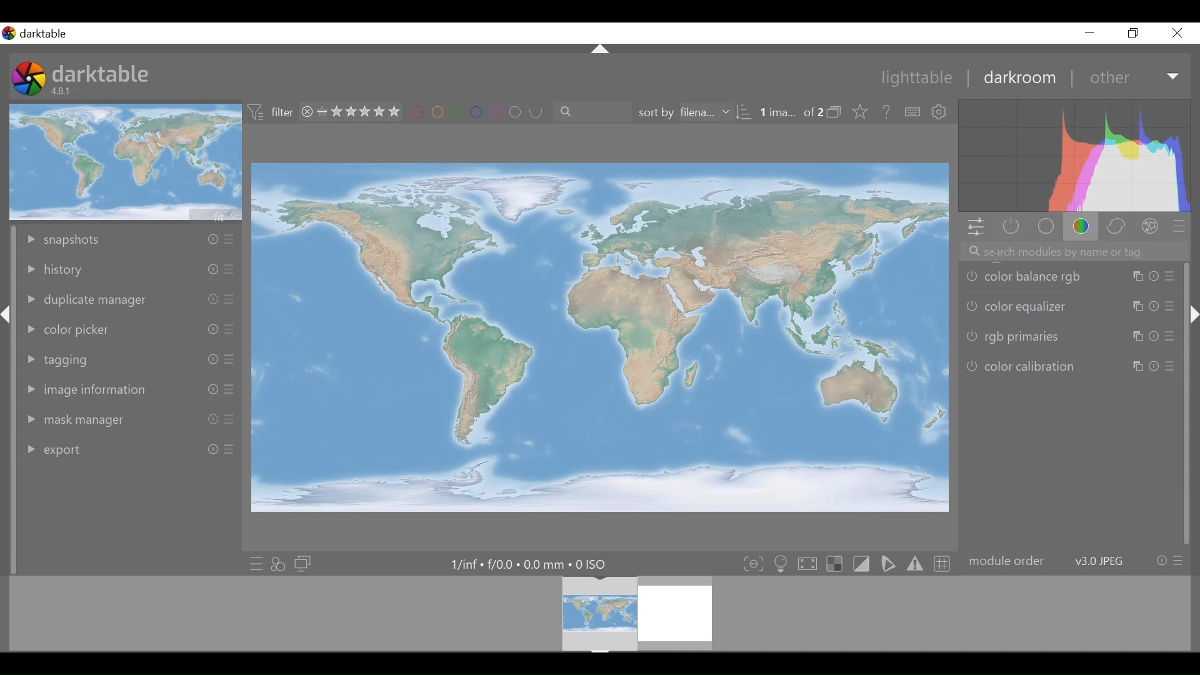  Describe the element at coordinates (1069, 277) in the screenshot. I see `color balance rgb` at that location.